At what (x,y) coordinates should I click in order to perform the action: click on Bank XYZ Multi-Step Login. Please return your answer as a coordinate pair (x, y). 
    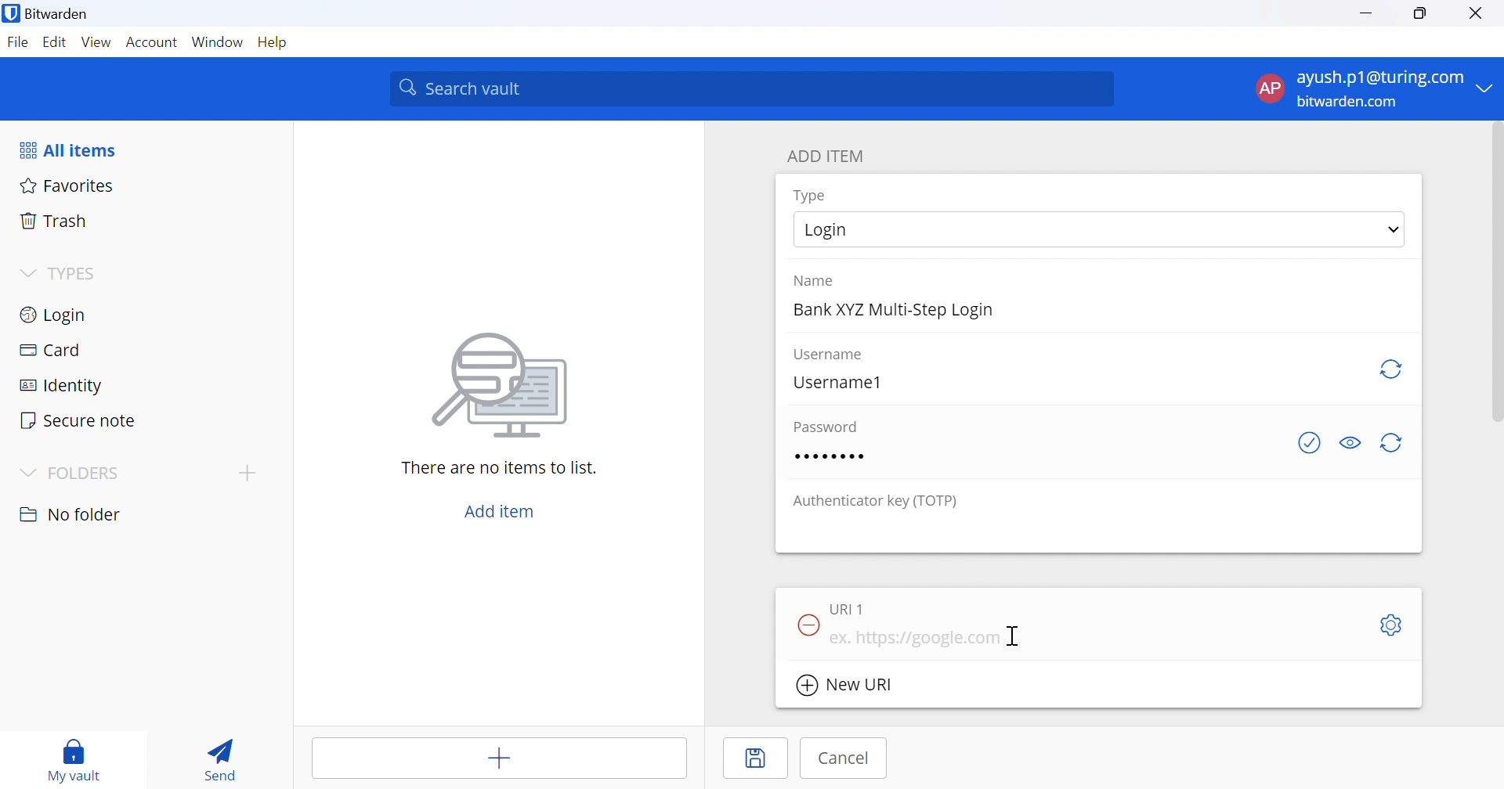
    Looking at the image, I should click on (895, 311).